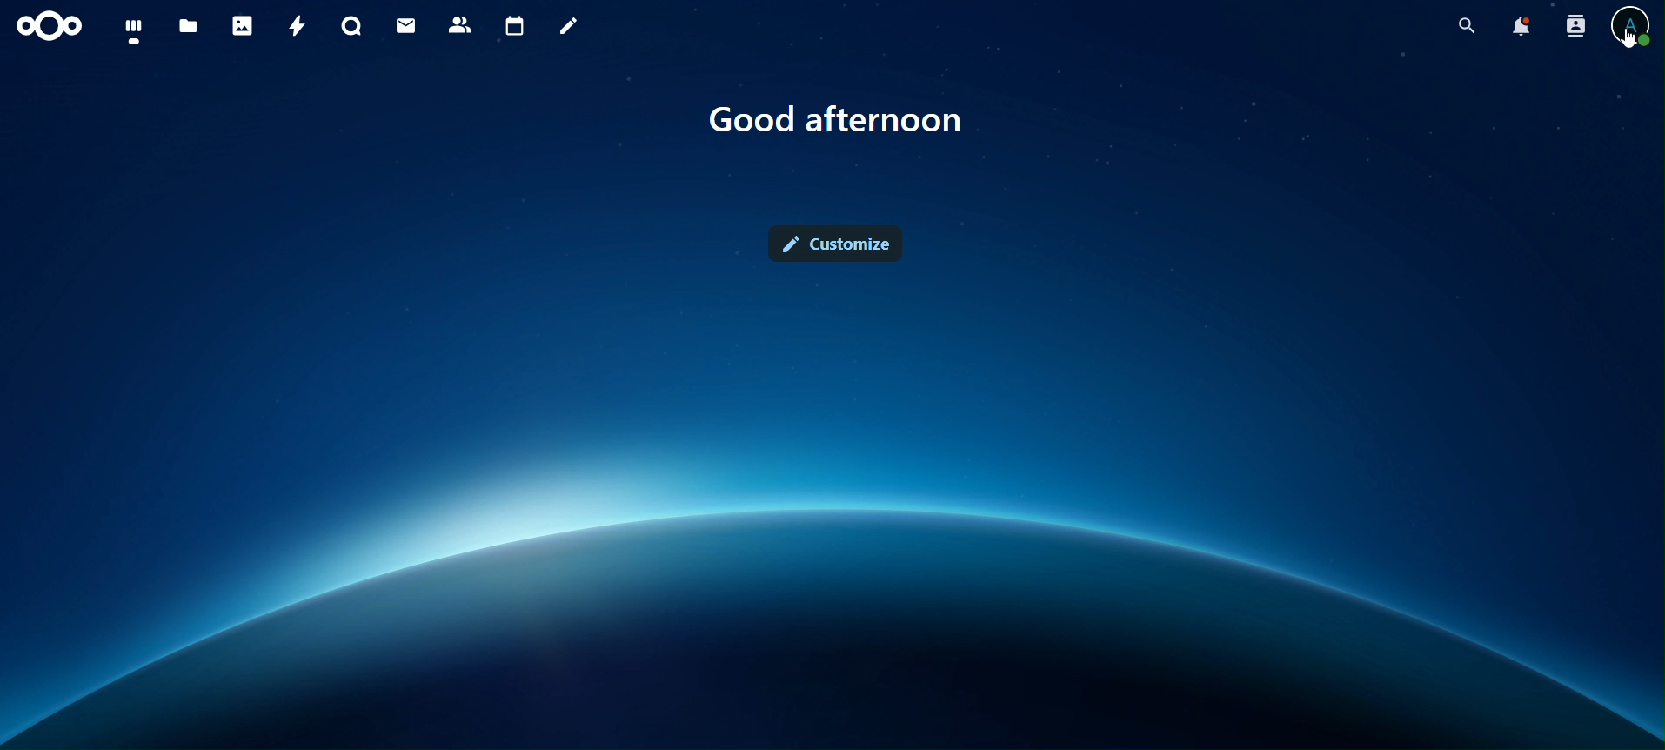  I want to click on photos, so click(242, 25).